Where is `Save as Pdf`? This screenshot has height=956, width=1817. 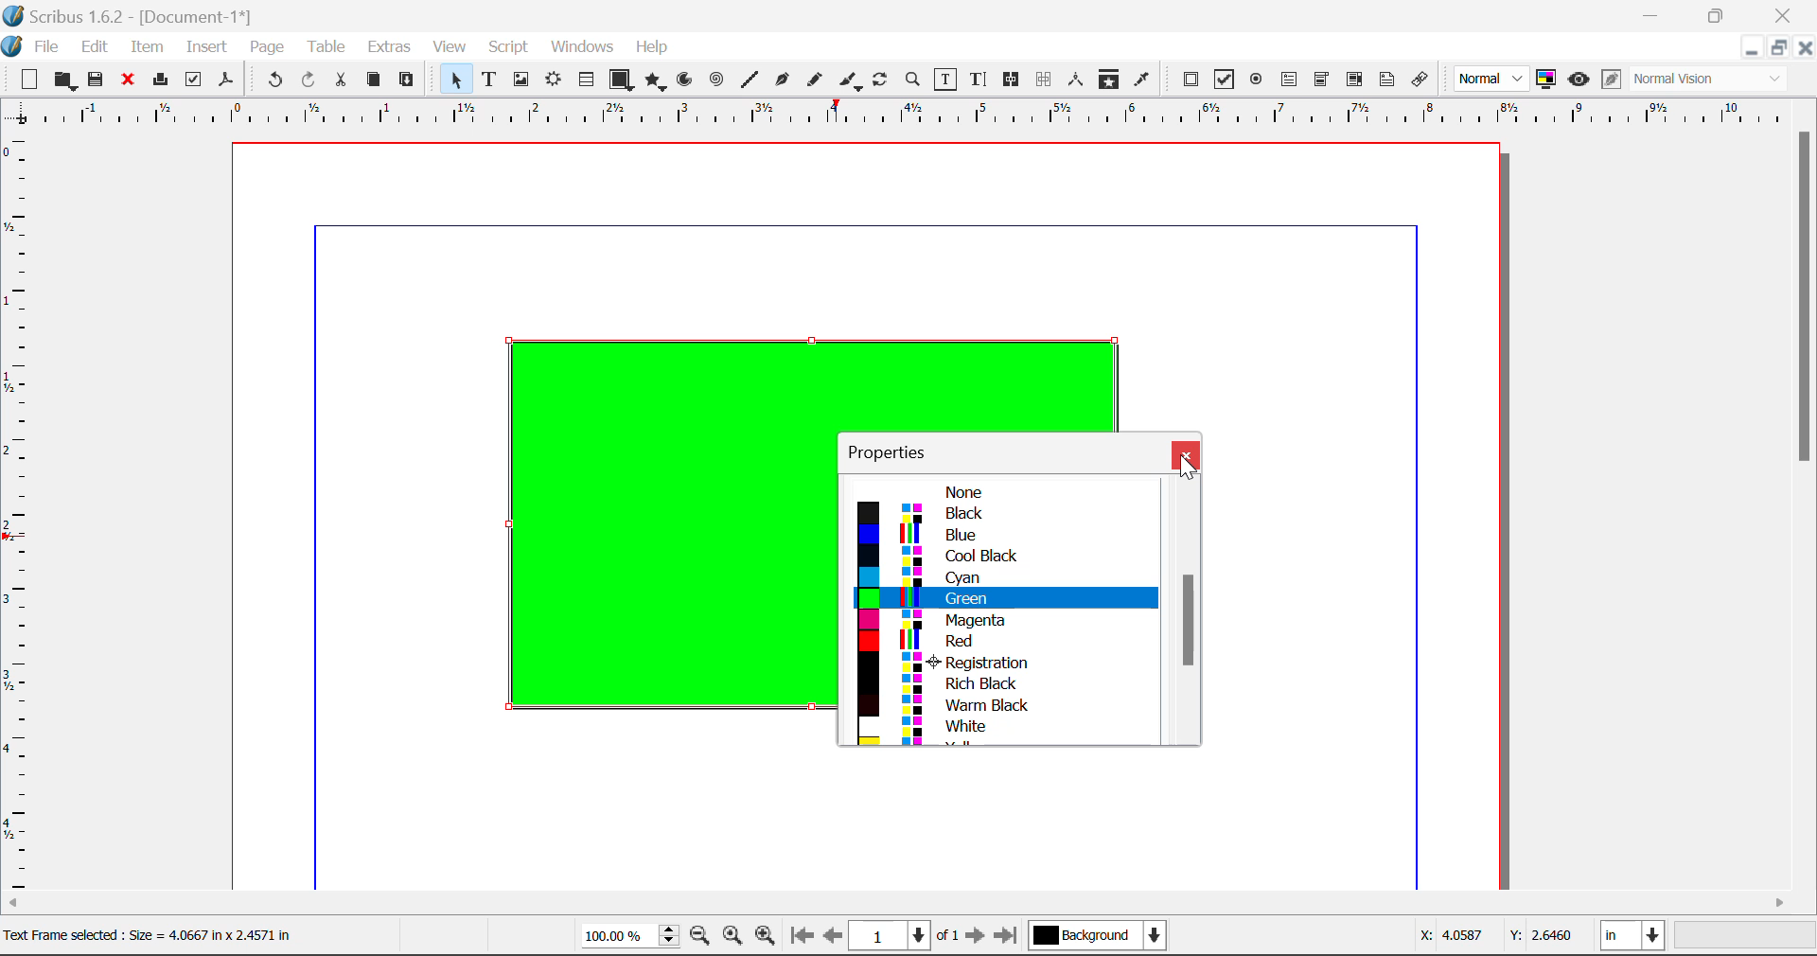
Save as Pdf is located at coordinates (226, 80).